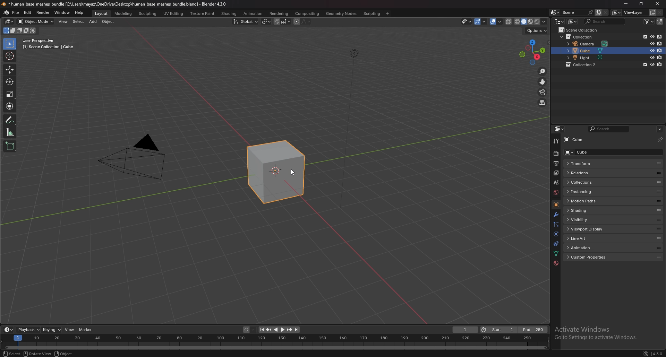 This screenshot has width=666, height=357. What do you see at coordinates (266, 21) in the screenshot?
I see `transform pivot point` at bounding box center [266, 21].